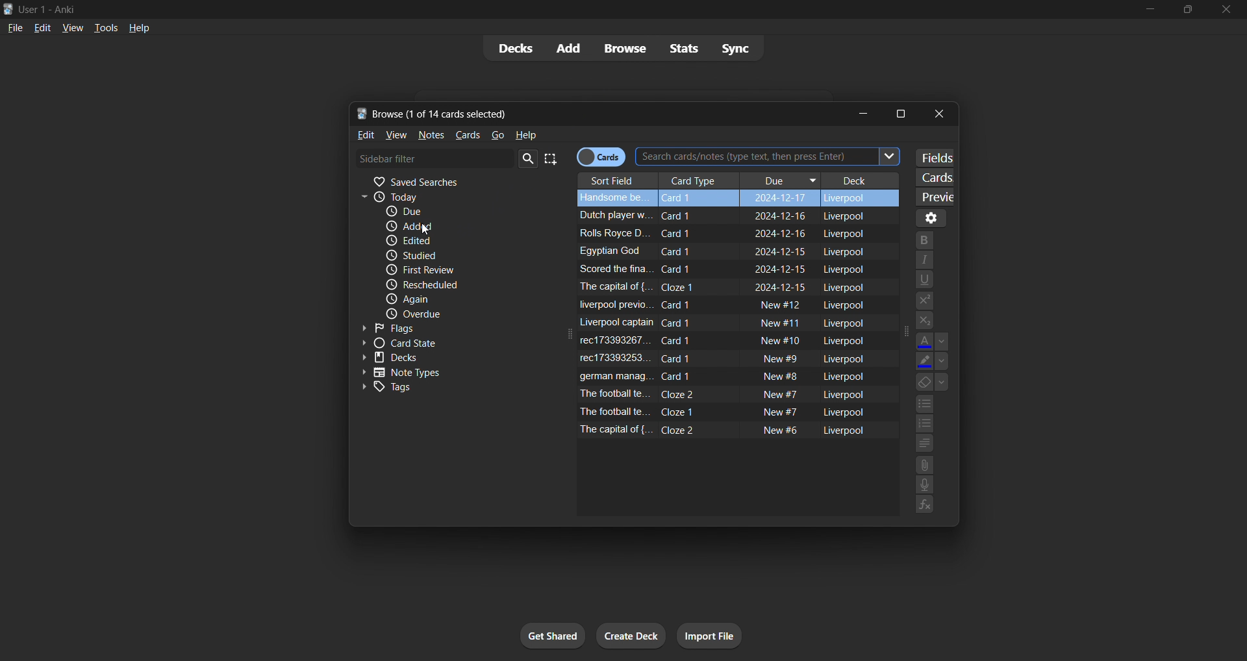  I want to click on sync, so click(738, 51).